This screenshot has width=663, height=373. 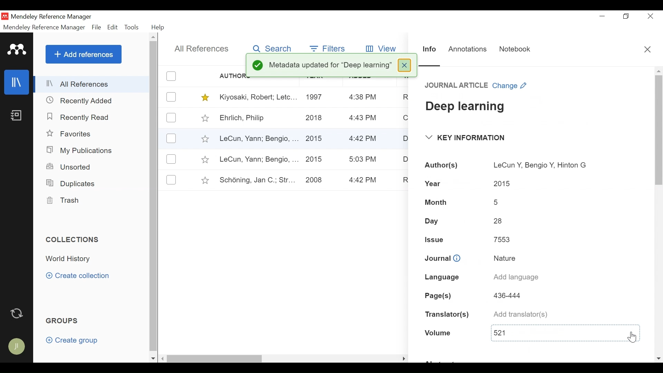 I want to click on Create group, so click(x=75, y=342).